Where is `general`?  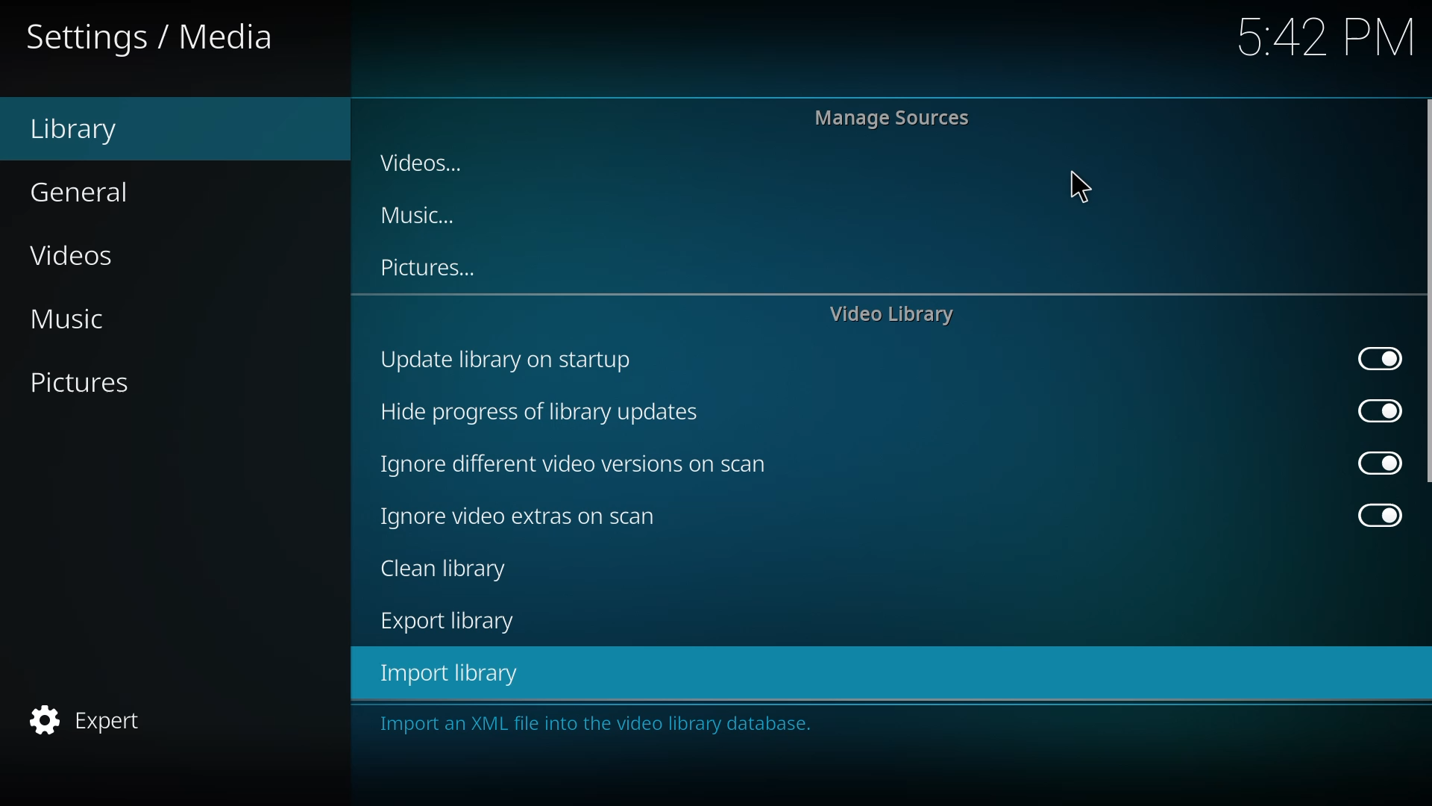
general is located at coordinates (89, 189).